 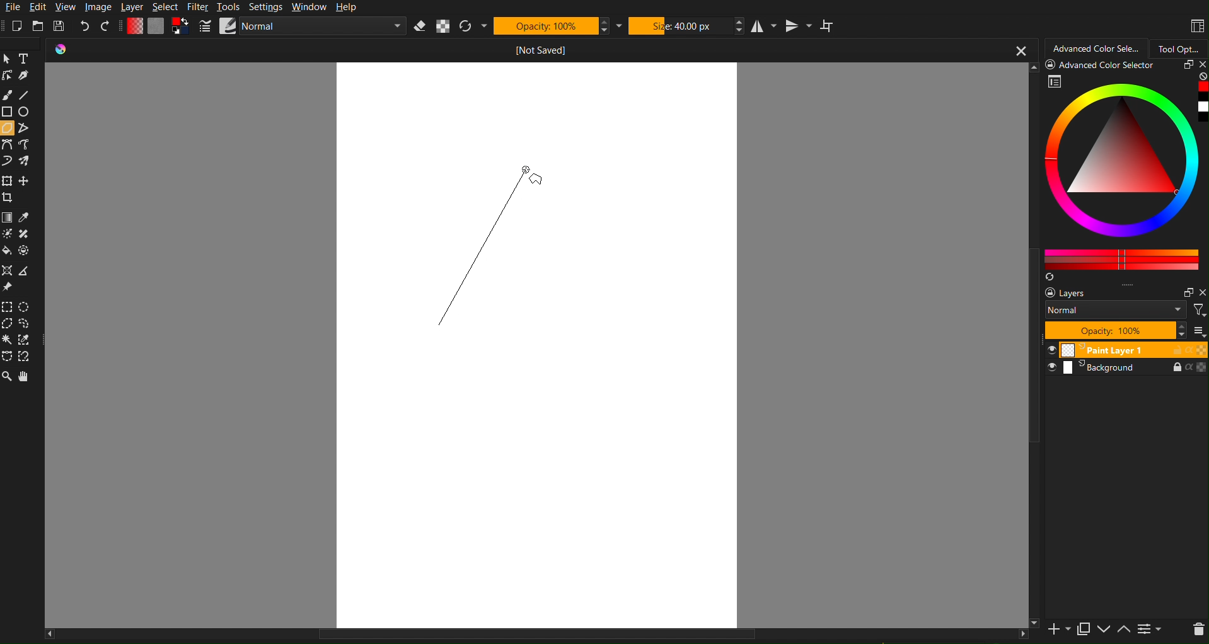 I want to click on Advanced Color Selector, so click(x=1097, y=47).